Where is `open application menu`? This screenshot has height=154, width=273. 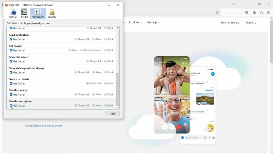 open application menu is located at coordinates (268, 13).